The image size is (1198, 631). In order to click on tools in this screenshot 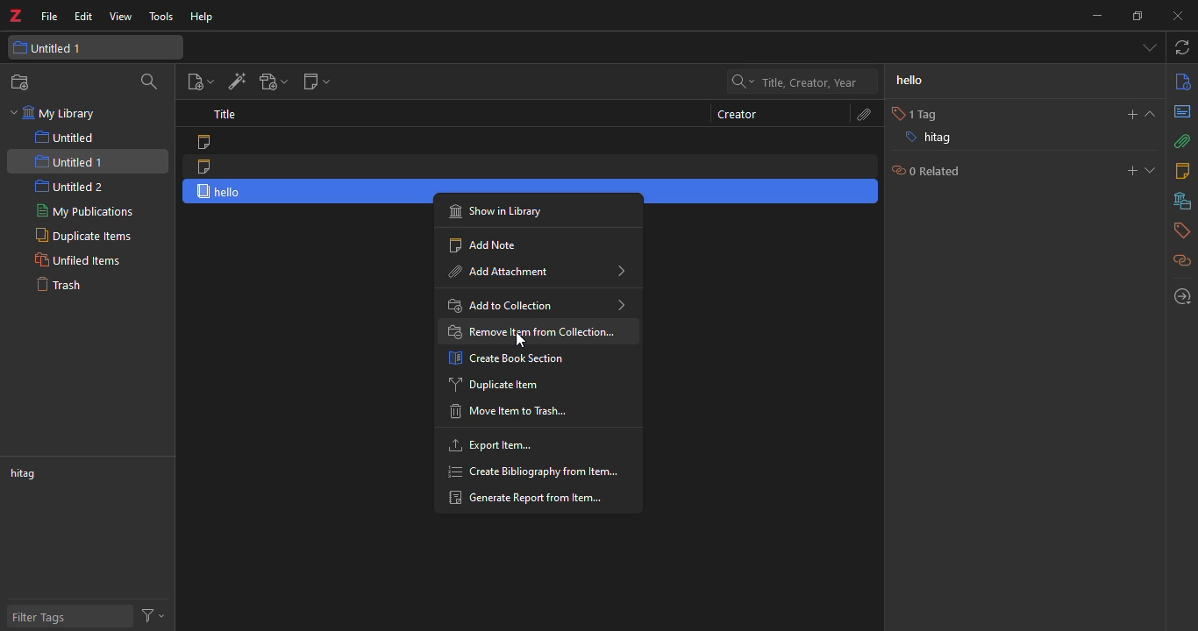, I will do `click(157, 16)`.